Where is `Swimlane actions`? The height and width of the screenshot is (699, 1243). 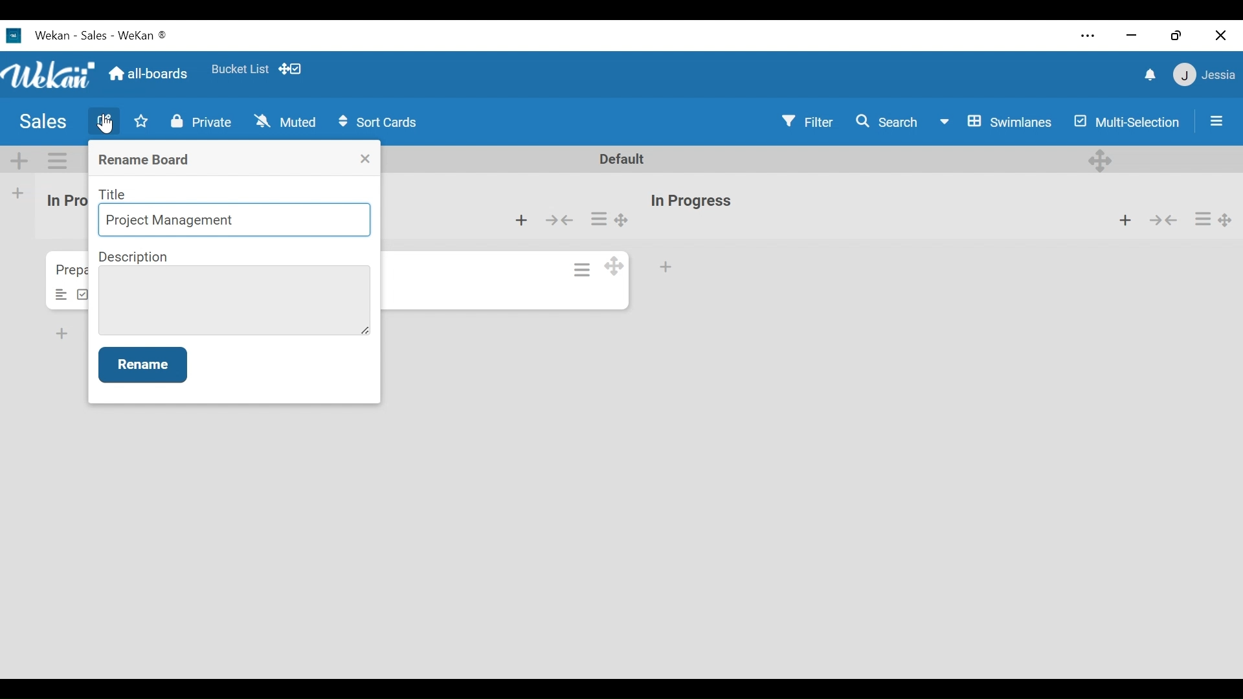
Swimlane actions is located at coordinates (56, 161).